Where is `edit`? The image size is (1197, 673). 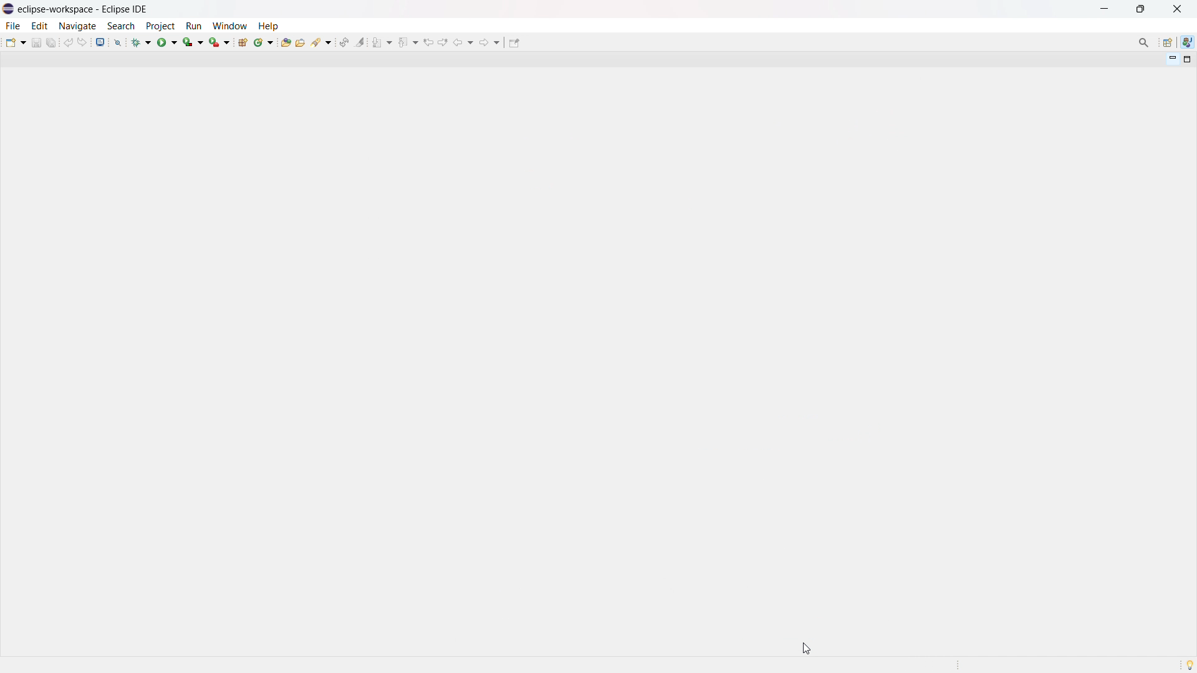 edit is located at coordinates (39, 26).